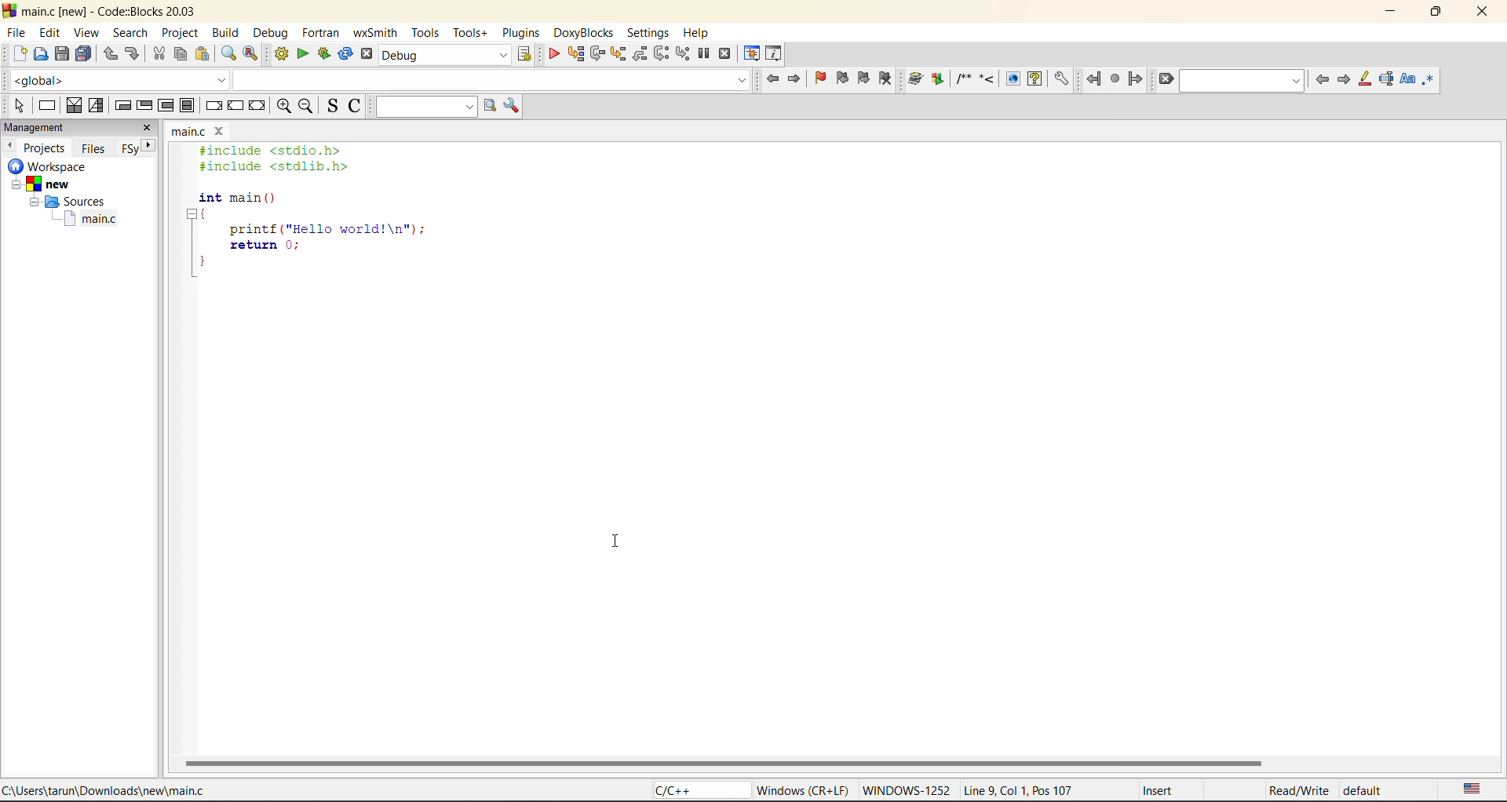 Image resolution: width=1507 pixels, height=802 pixels. What do you see at coordinates (235, 107) in the screenshot?
I see `continue instruction` at bounding box center [235, 107].